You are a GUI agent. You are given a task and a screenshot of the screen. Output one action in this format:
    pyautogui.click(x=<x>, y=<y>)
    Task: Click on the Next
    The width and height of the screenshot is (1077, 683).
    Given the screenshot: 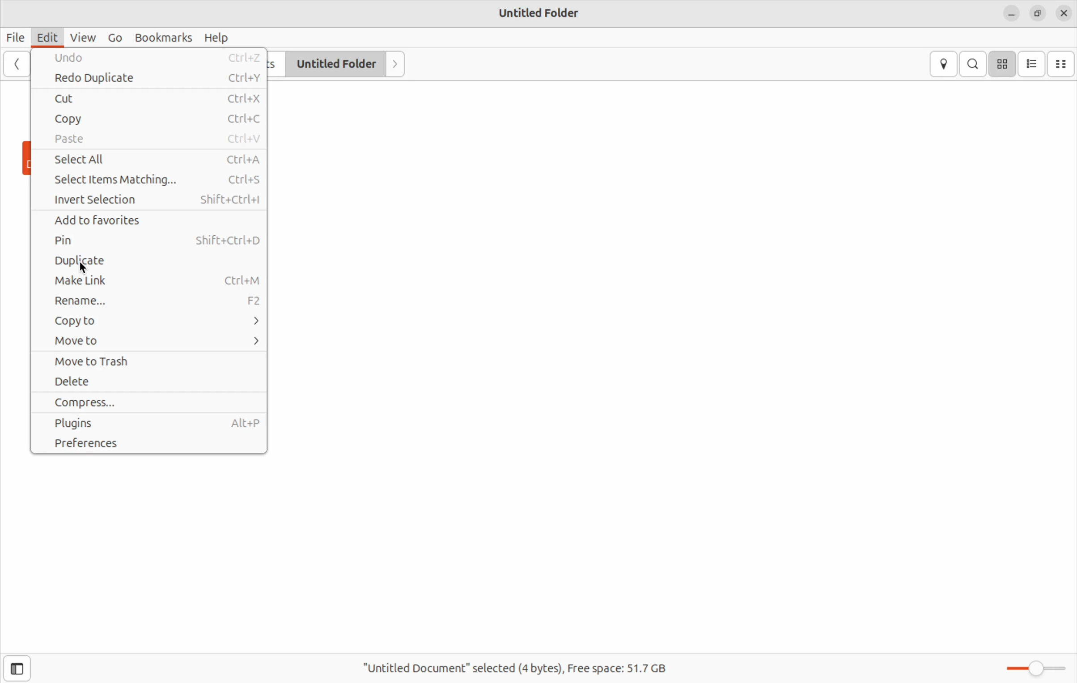 What is the action you would take?
    pyautogui.click(x=394, y=64)
    